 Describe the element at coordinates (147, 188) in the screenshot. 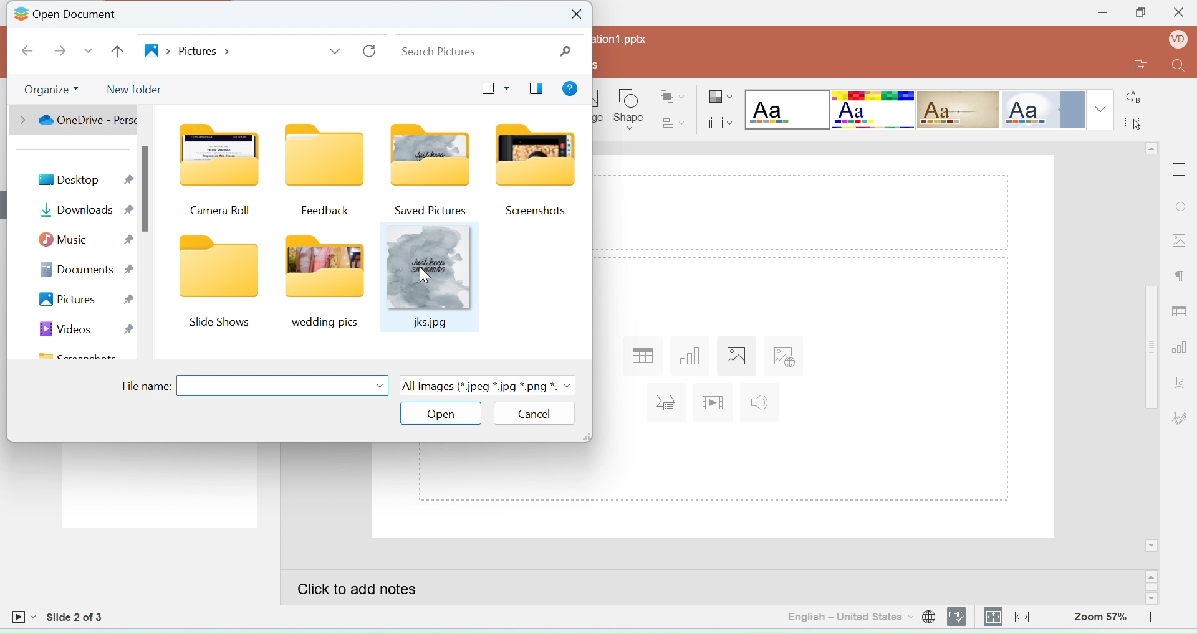

I see `scroll bar` at that location.